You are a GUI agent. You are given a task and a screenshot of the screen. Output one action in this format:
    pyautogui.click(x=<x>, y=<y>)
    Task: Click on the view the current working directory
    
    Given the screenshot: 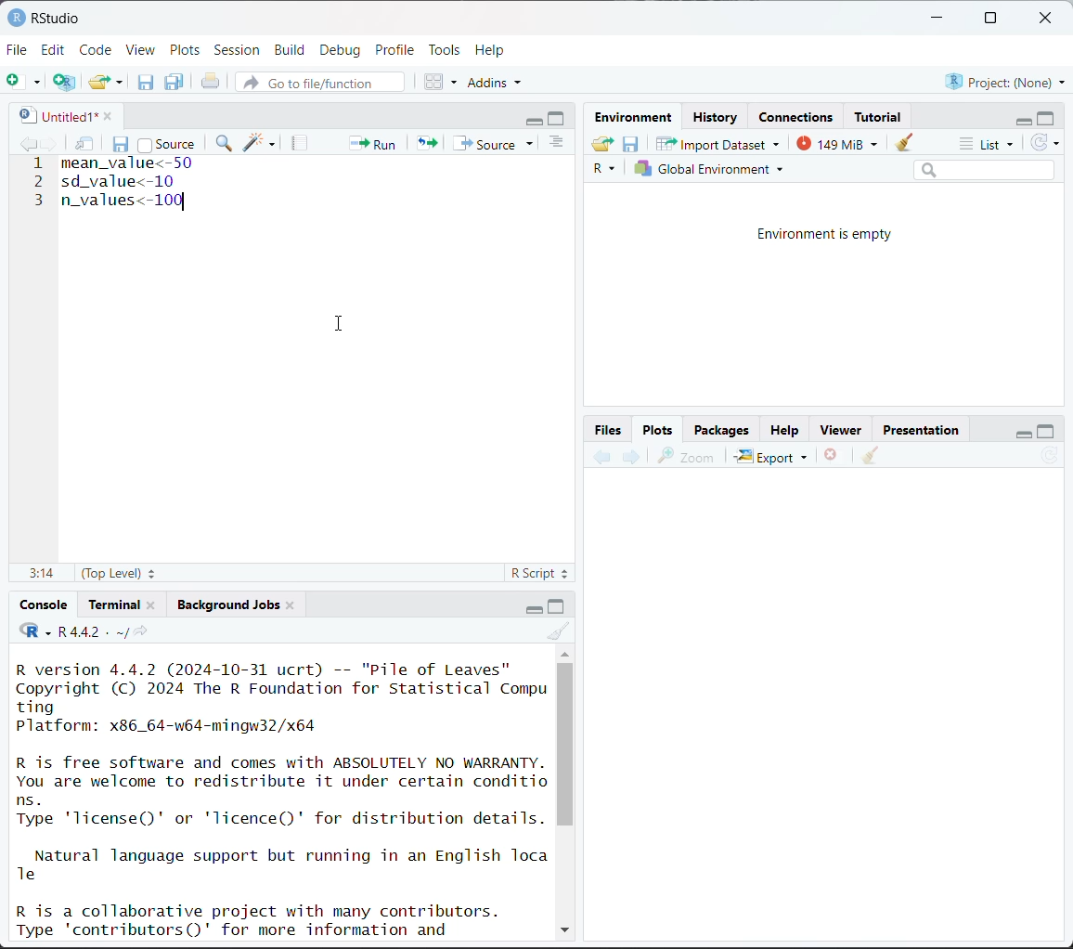 What is the action you would take?
    pyautogui.click(x=140, y=631)
    